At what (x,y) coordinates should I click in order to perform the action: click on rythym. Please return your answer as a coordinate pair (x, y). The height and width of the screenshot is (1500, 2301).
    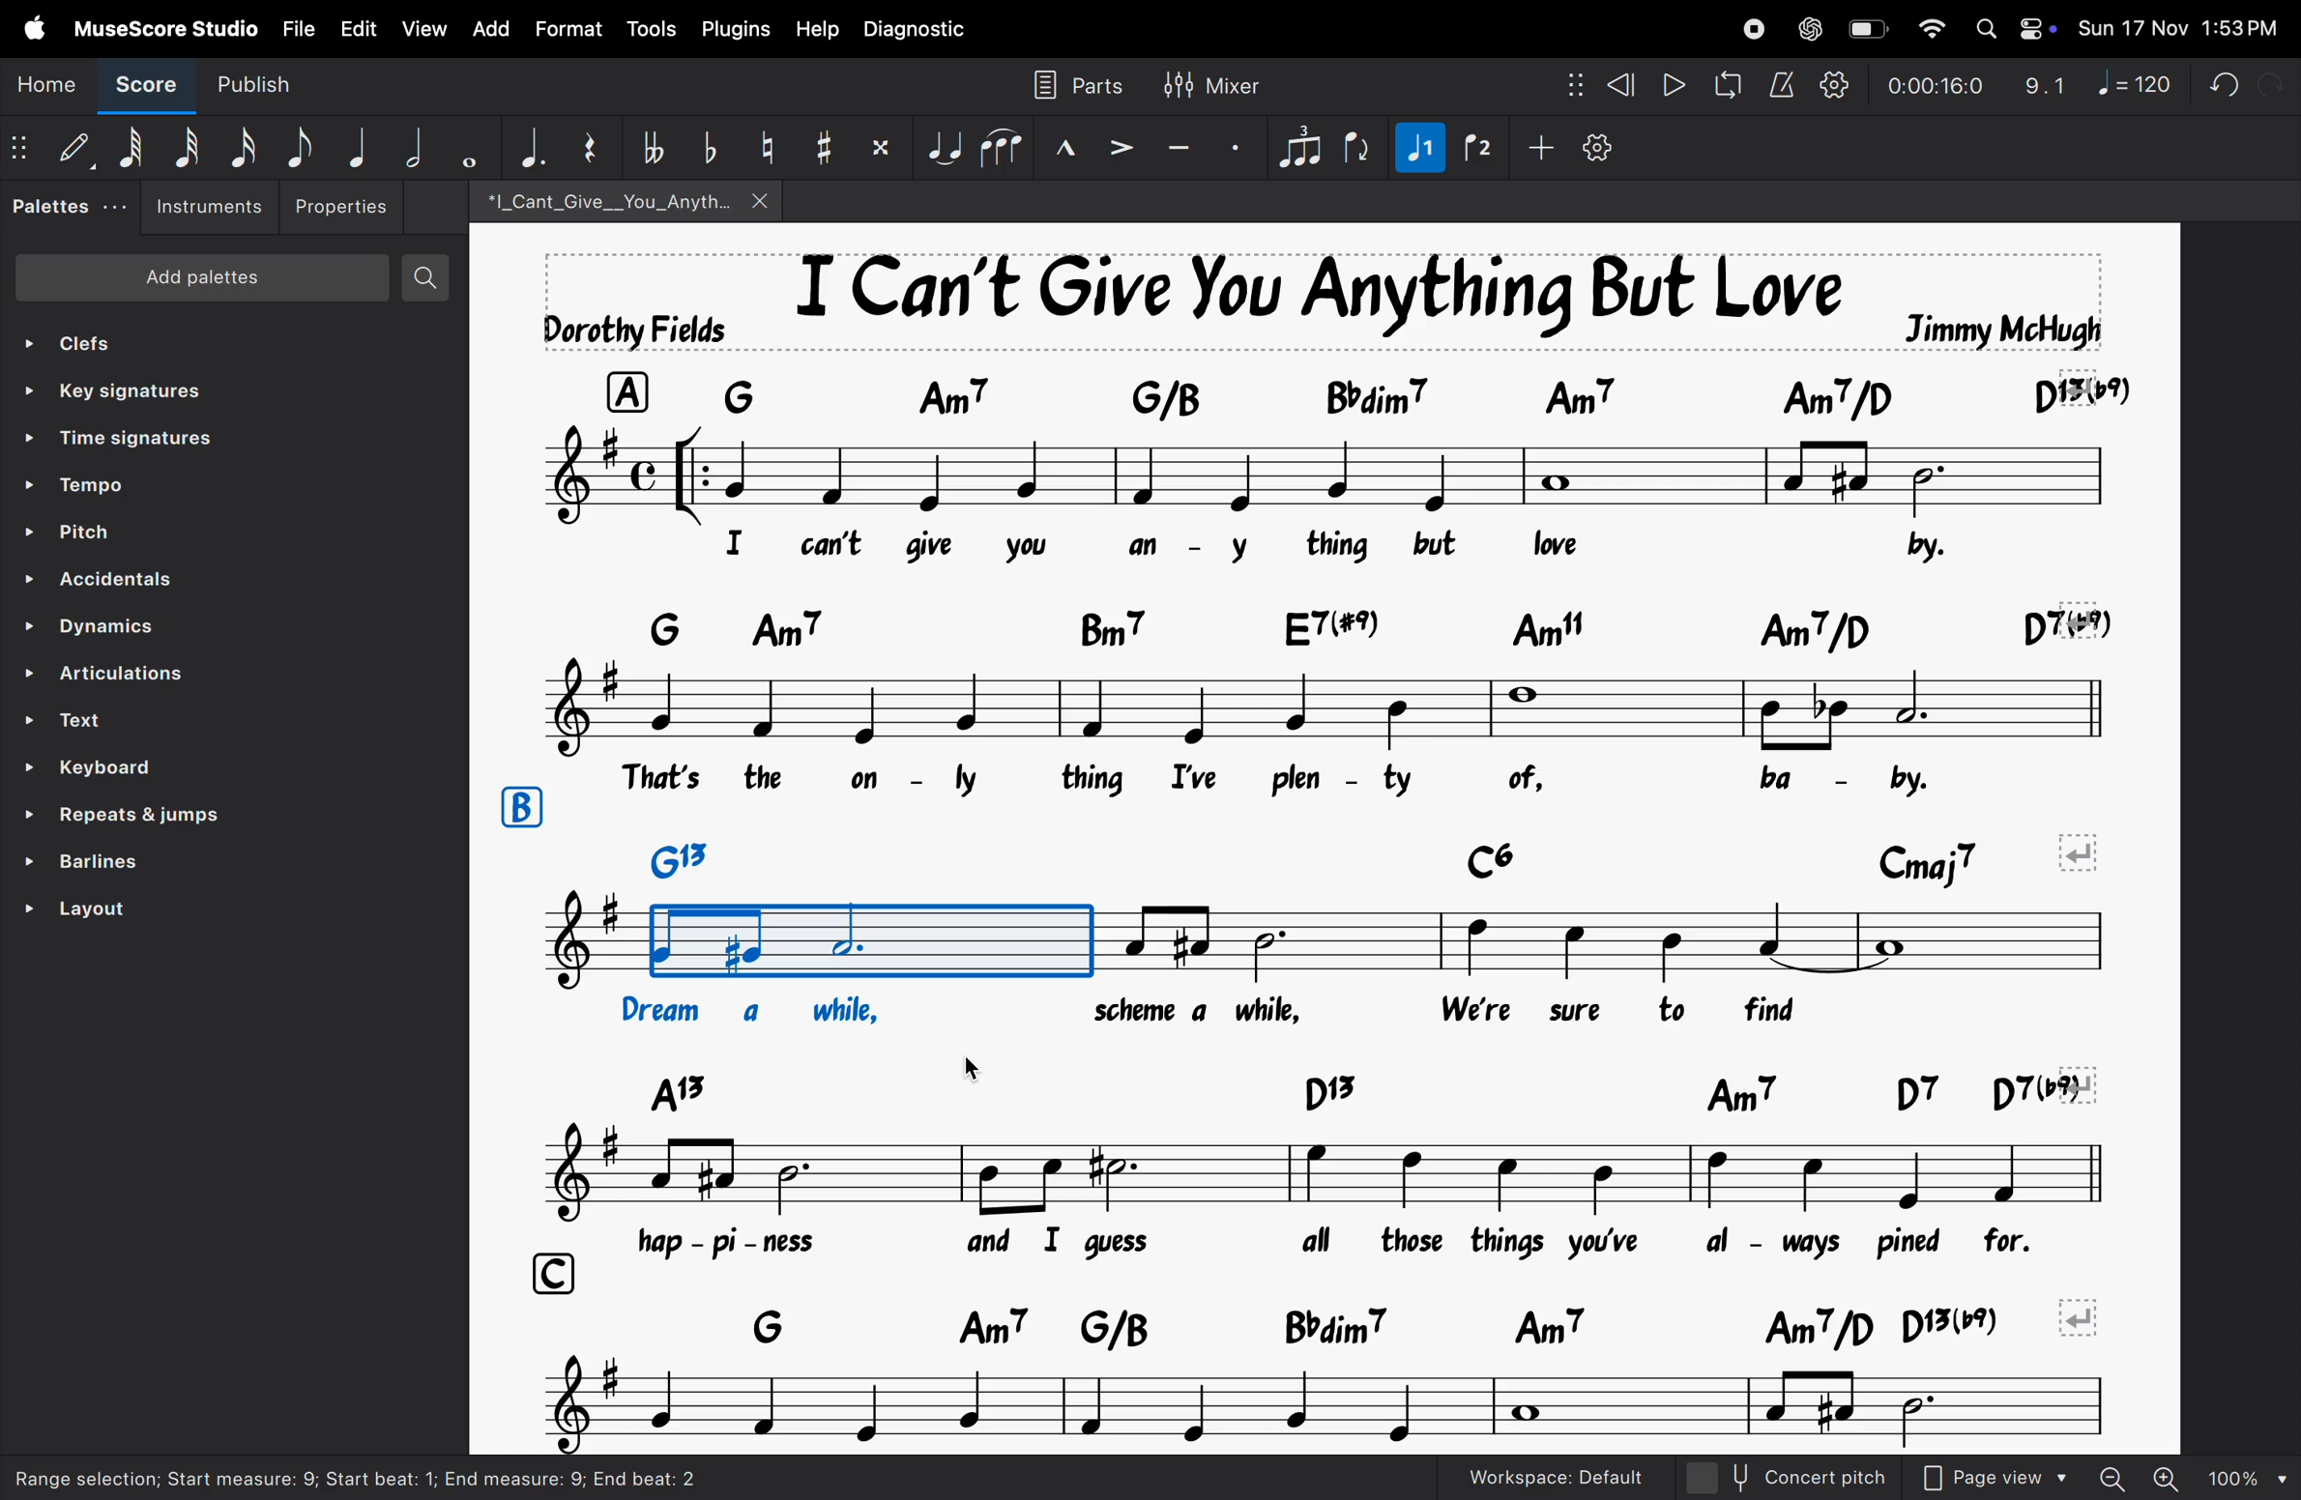
    Looking at the image, I should click on (1415, 152).